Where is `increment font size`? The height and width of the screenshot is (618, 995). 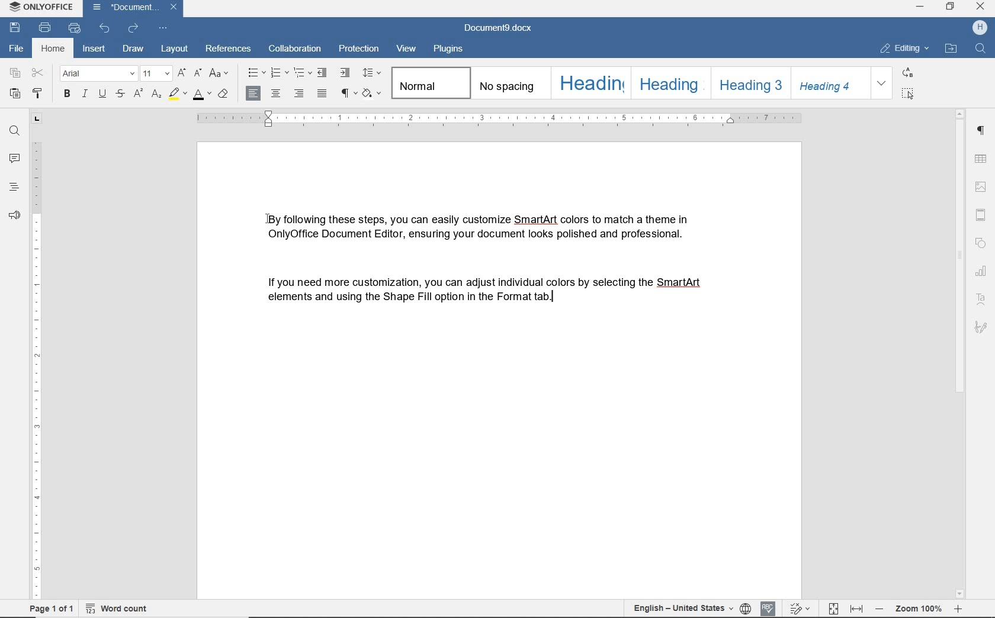
increment font size is located at coordinates (182, 73).